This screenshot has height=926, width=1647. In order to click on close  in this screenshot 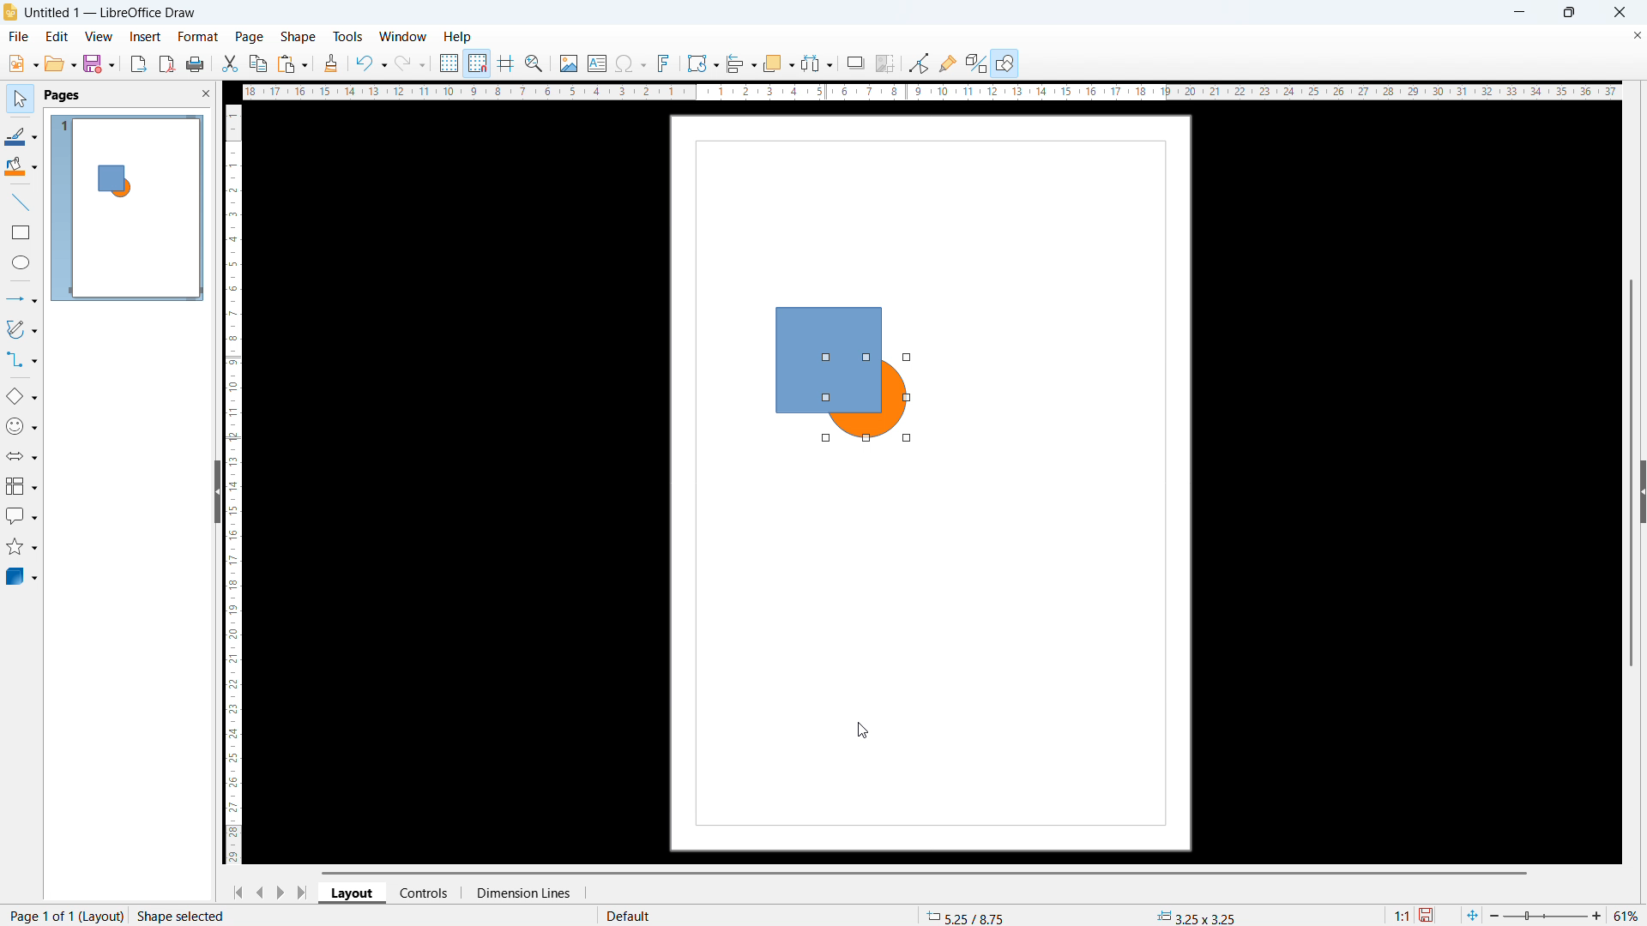, I will do `click(1619, 12)`.